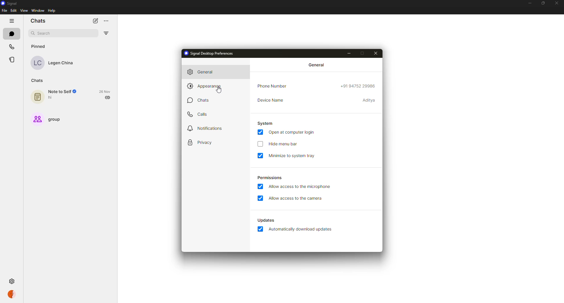 This screenshot has width=564, height=303. What do you see at coordinates (199, 100) in the screenshot?
I see `chats` at bounding box center [199, 100].